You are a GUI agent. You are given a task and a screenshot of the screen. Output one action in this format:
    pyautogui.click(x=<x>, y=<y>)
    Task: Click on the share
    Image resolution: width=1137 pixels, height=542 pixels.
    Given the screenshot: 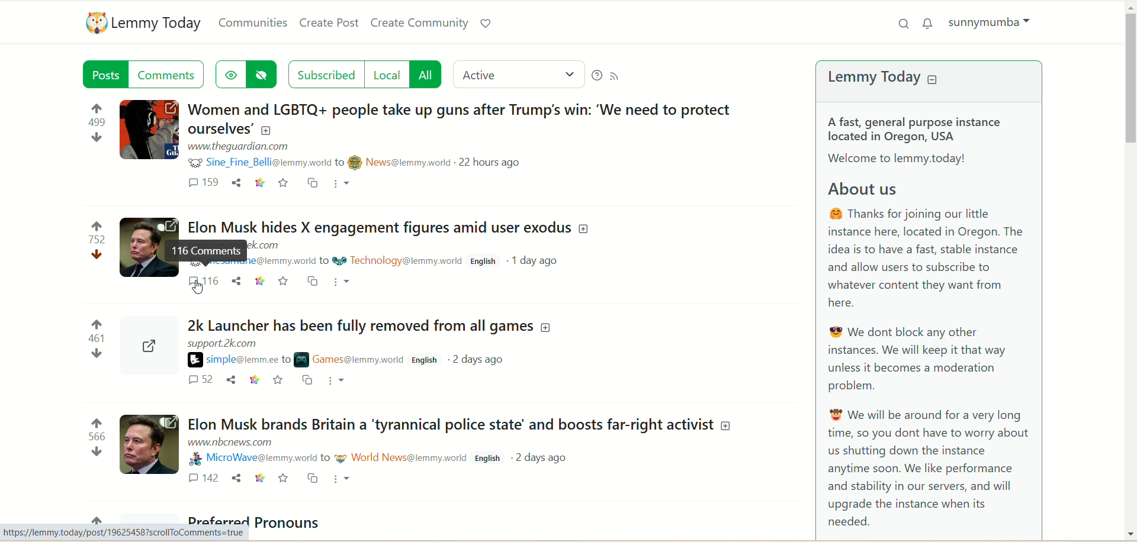 What is the action you would take?
    pyautogui.click(x=236, y=182)
    